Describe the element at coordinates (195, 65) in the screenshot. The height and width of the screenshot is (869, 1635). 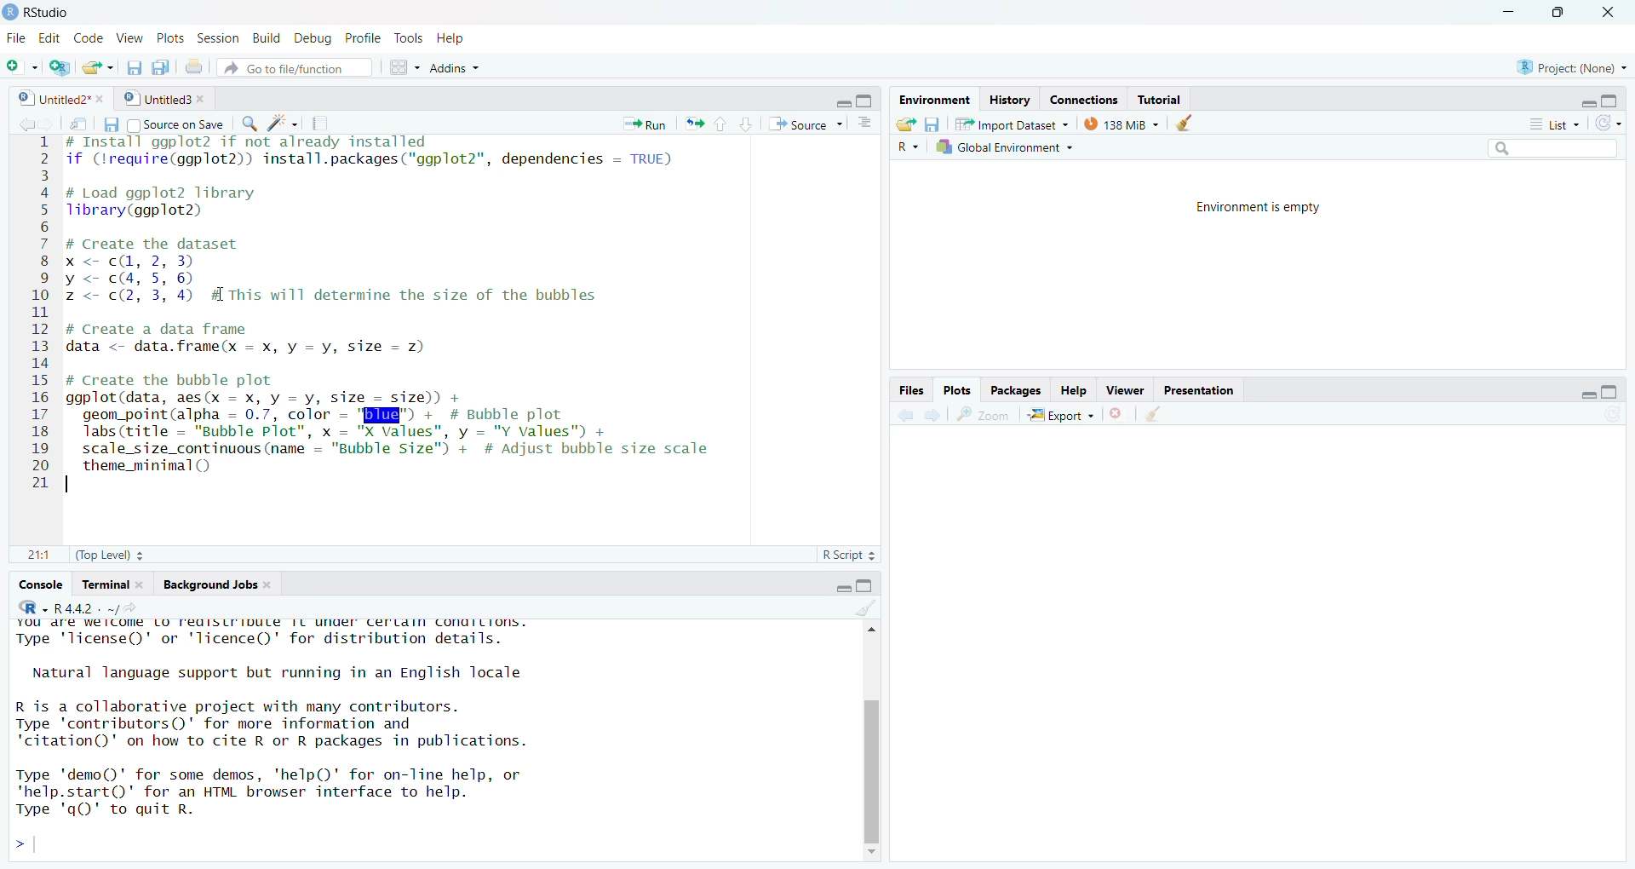
I see `print document` at that location.